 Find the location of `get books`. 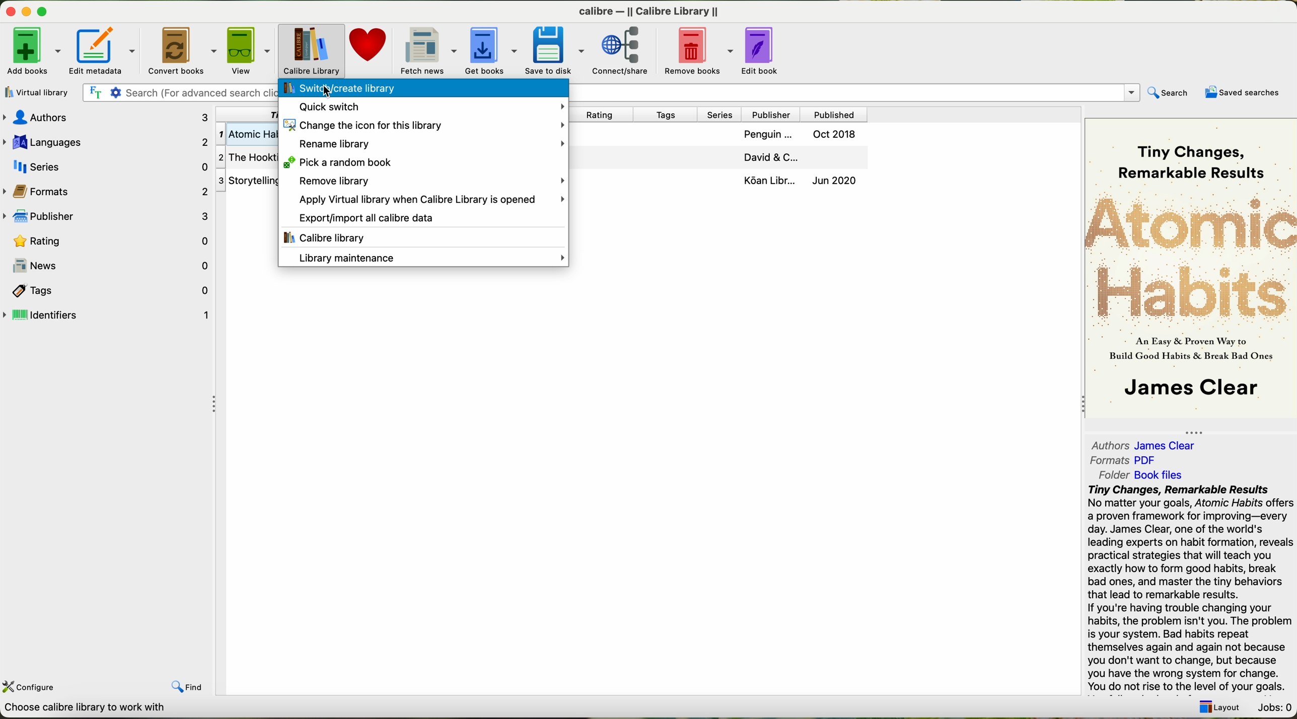

get books is located at coordinates (491, 49).